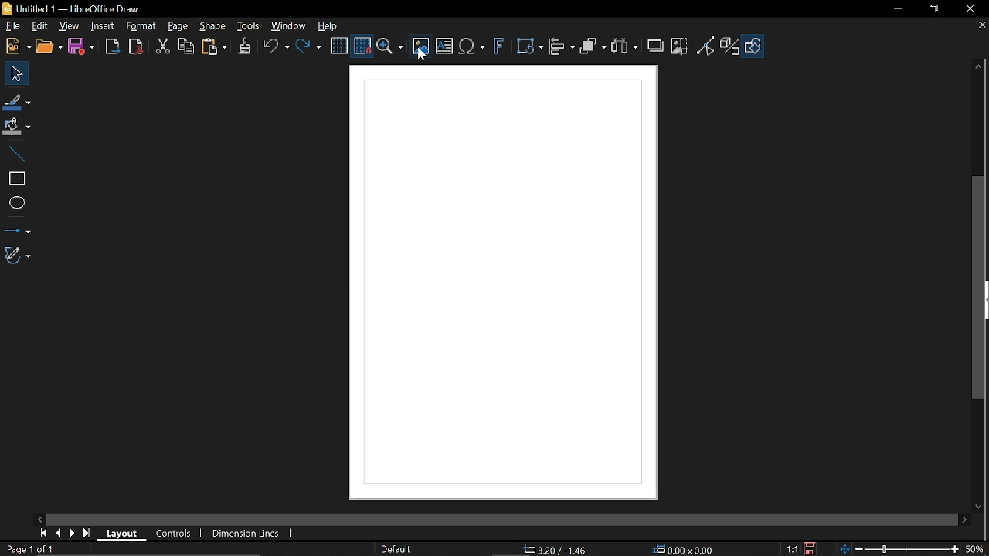  What do you see at coordinates (810, 548) in the screenshot?
I see `Click to save` at bounding box center [810, 548].